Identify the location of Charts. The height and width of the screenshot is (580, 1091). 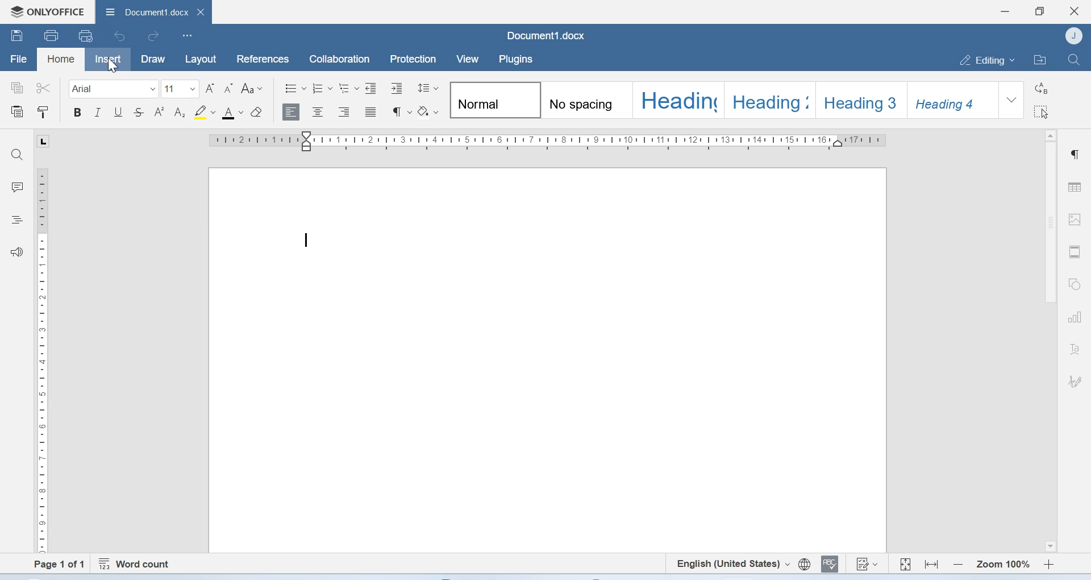
(1074, 318).